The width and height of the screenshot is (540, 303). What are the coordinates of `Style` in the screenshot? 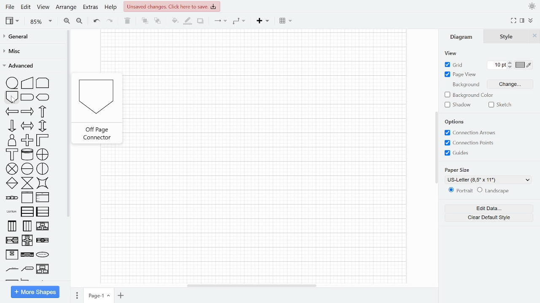 It's located at (507, 36).